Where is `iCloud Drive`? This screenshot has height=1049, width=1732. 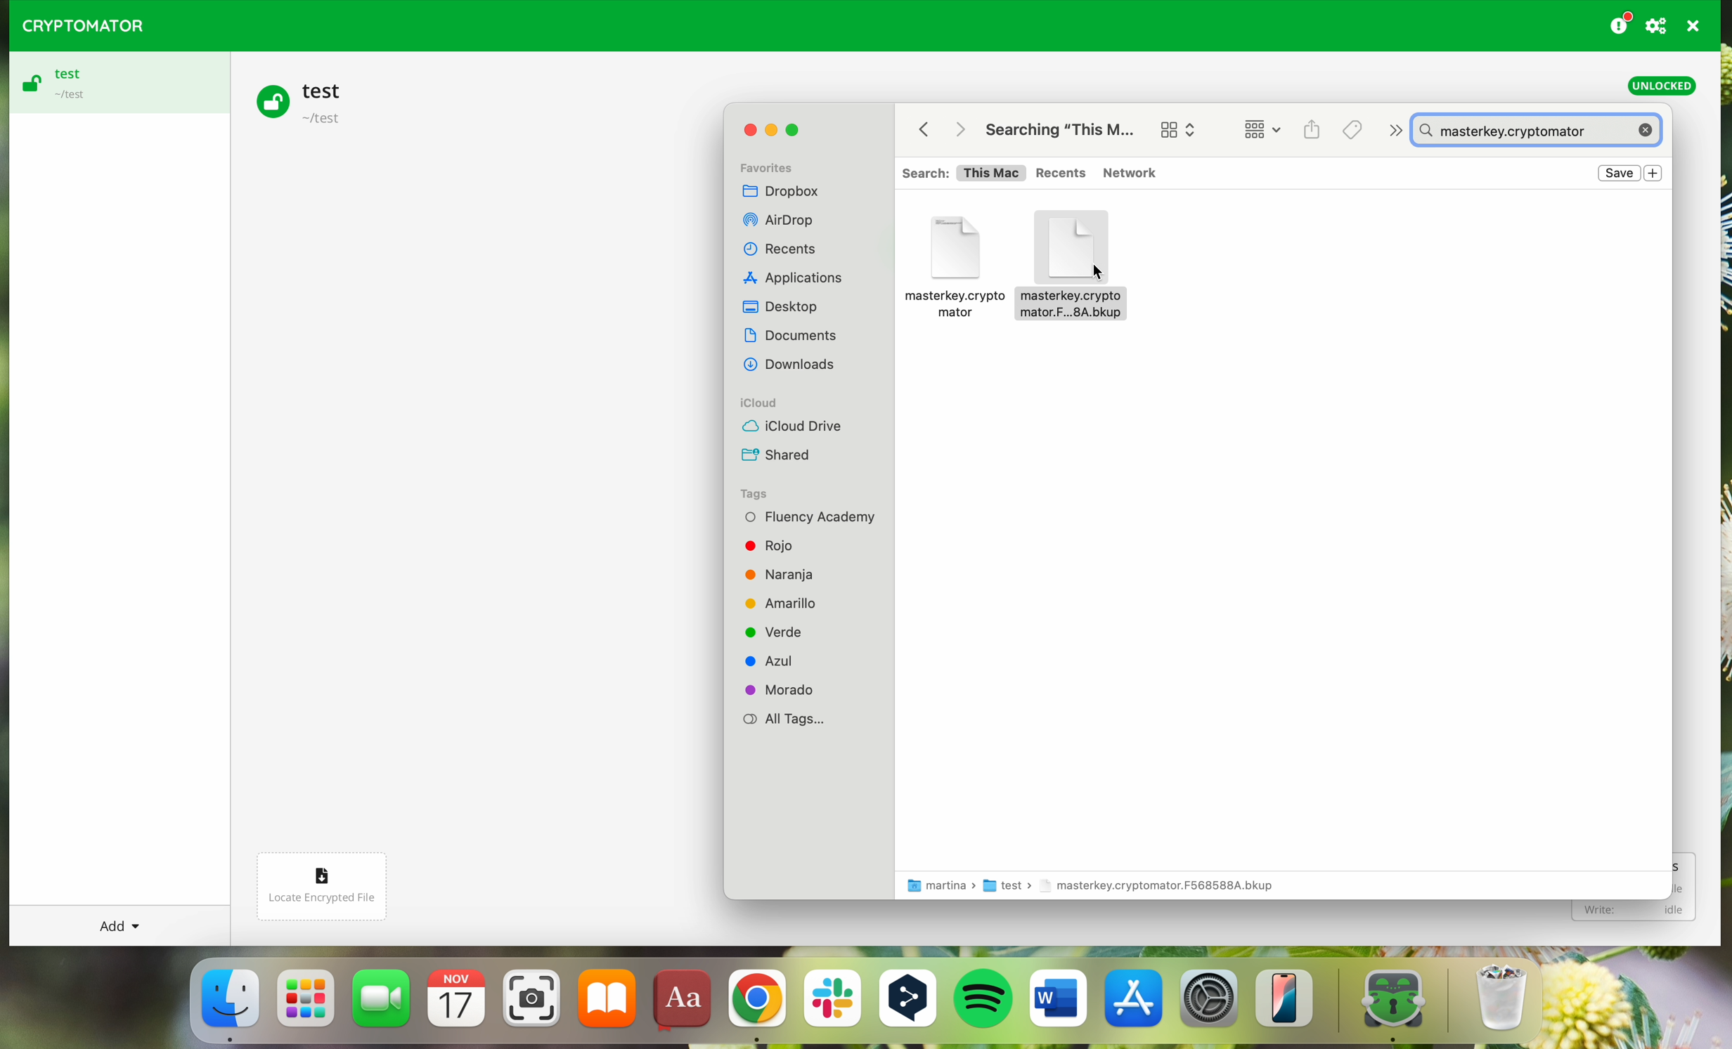
iCloud Drive is located at coordinates (791, 427).